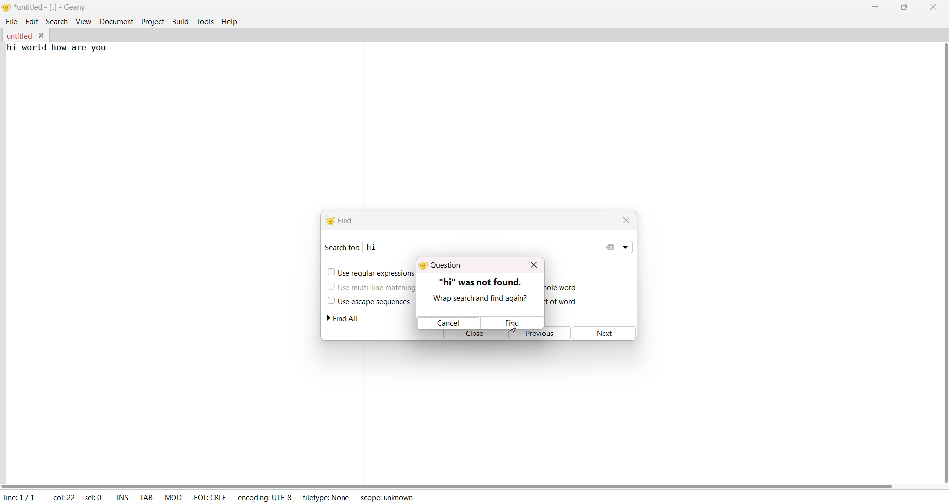  What do you see at coordinates (18, 34) in the screenshot?
I see `untitled` at bounding box center [18, 34].